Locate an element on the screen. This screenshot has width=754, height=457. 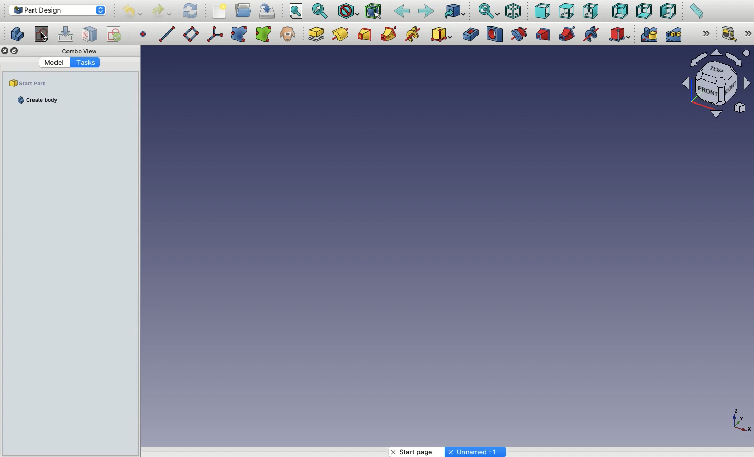
Create body is located at coordinates (42, 35).